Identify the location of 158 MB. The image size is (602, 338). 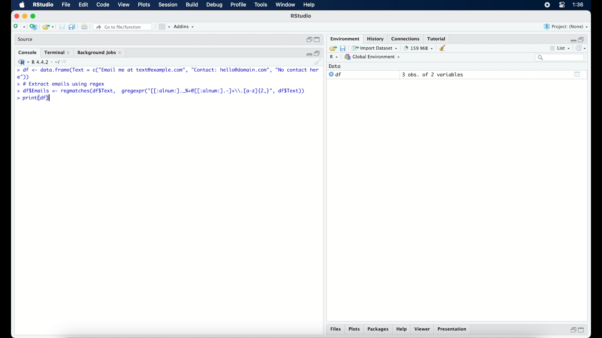
(419, 48).